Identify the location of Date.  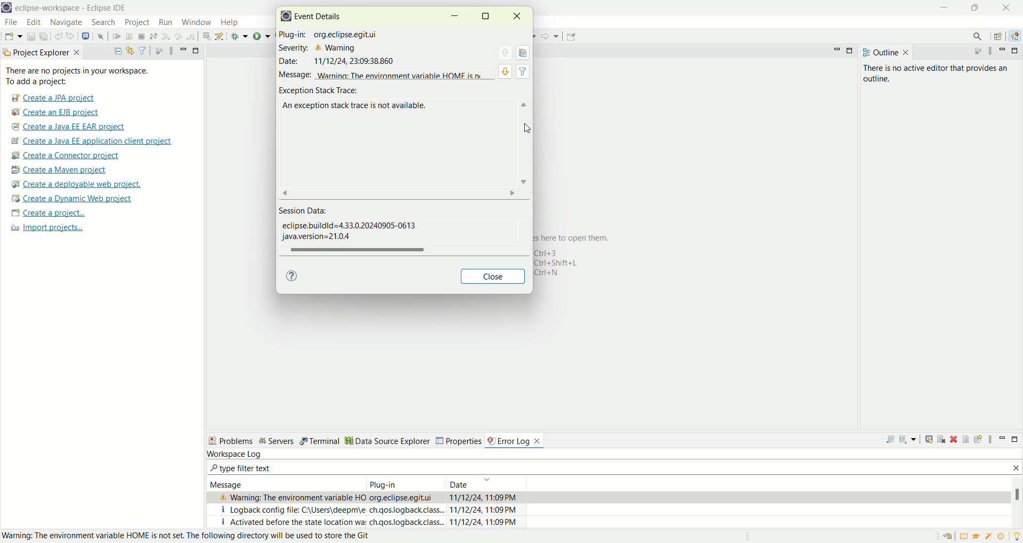
(474, 479).